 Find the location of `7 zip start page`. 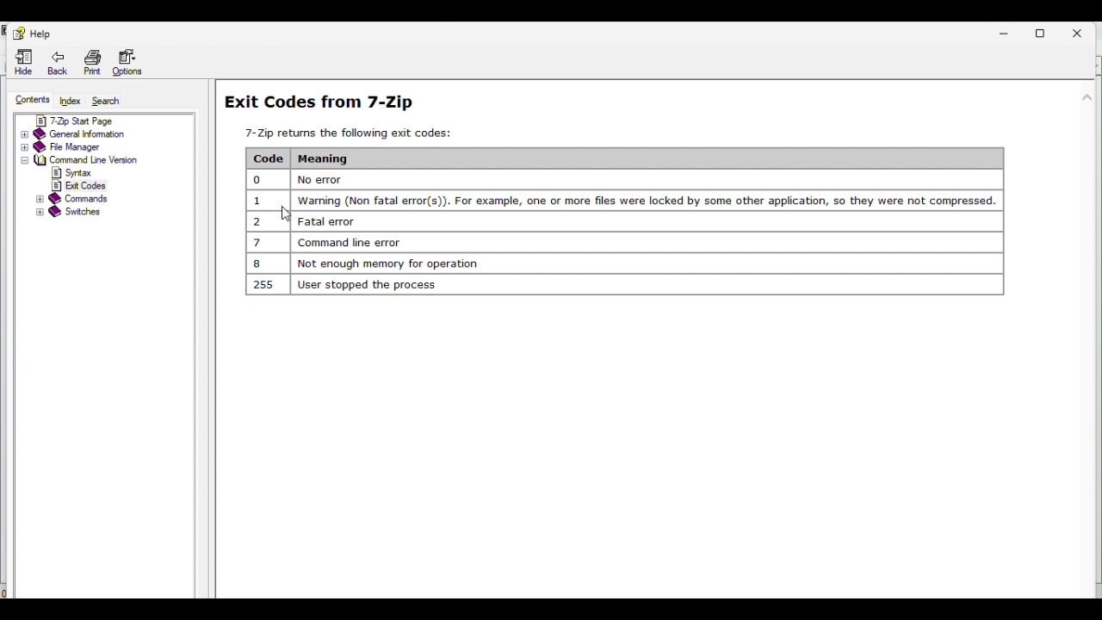

7 zip start page is located at coordinates (89, 119).